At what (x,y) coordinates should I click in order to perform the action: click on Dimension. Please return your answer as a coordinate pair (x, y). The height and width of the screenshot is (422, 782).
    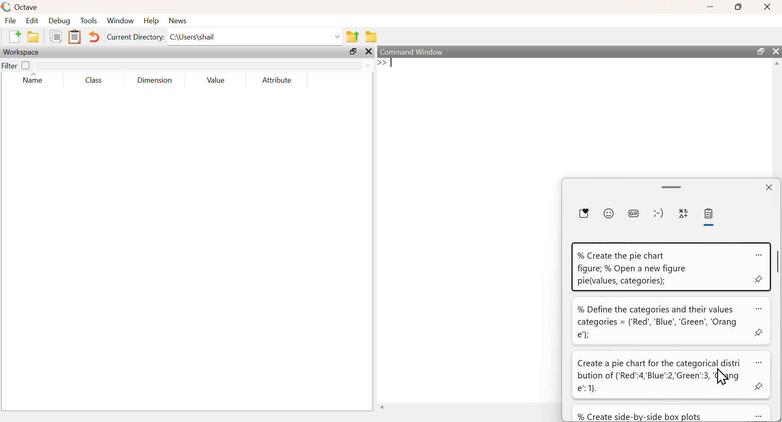
    Looking at the image, I should click on (156, 81).